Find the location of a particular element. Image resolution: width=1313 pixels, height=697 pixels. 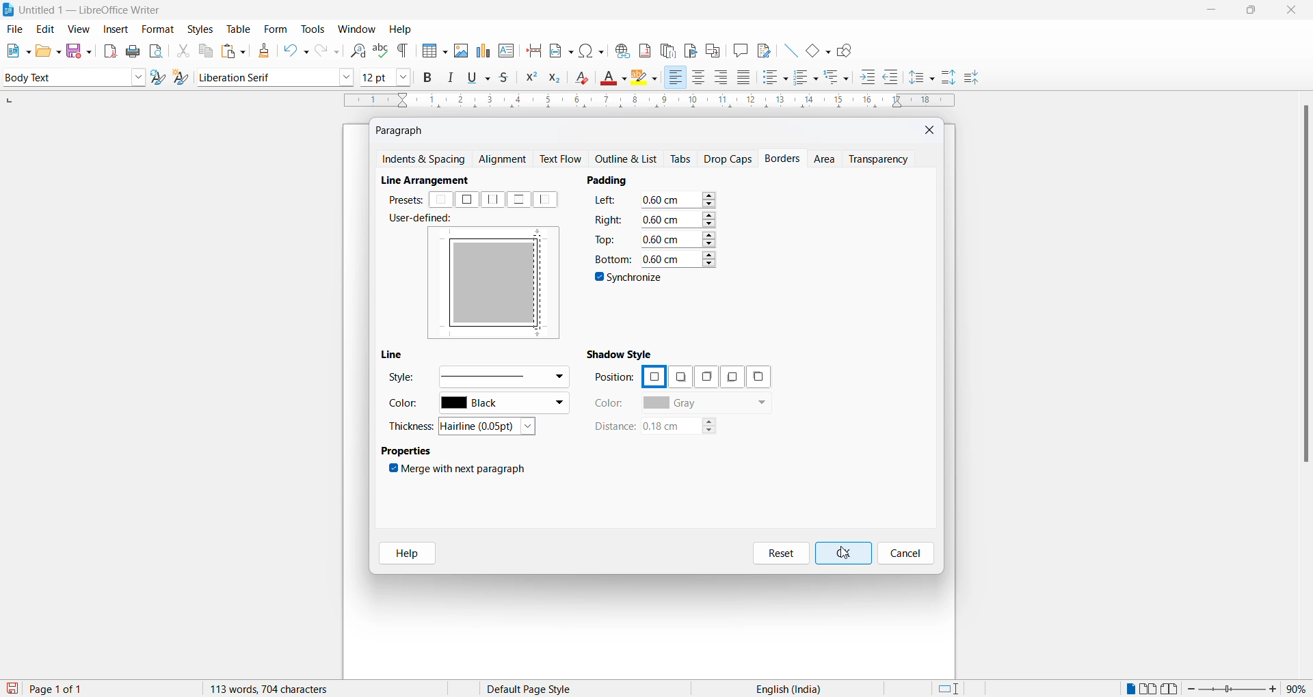

toggle ordered list is located at coordinates (807, 78).